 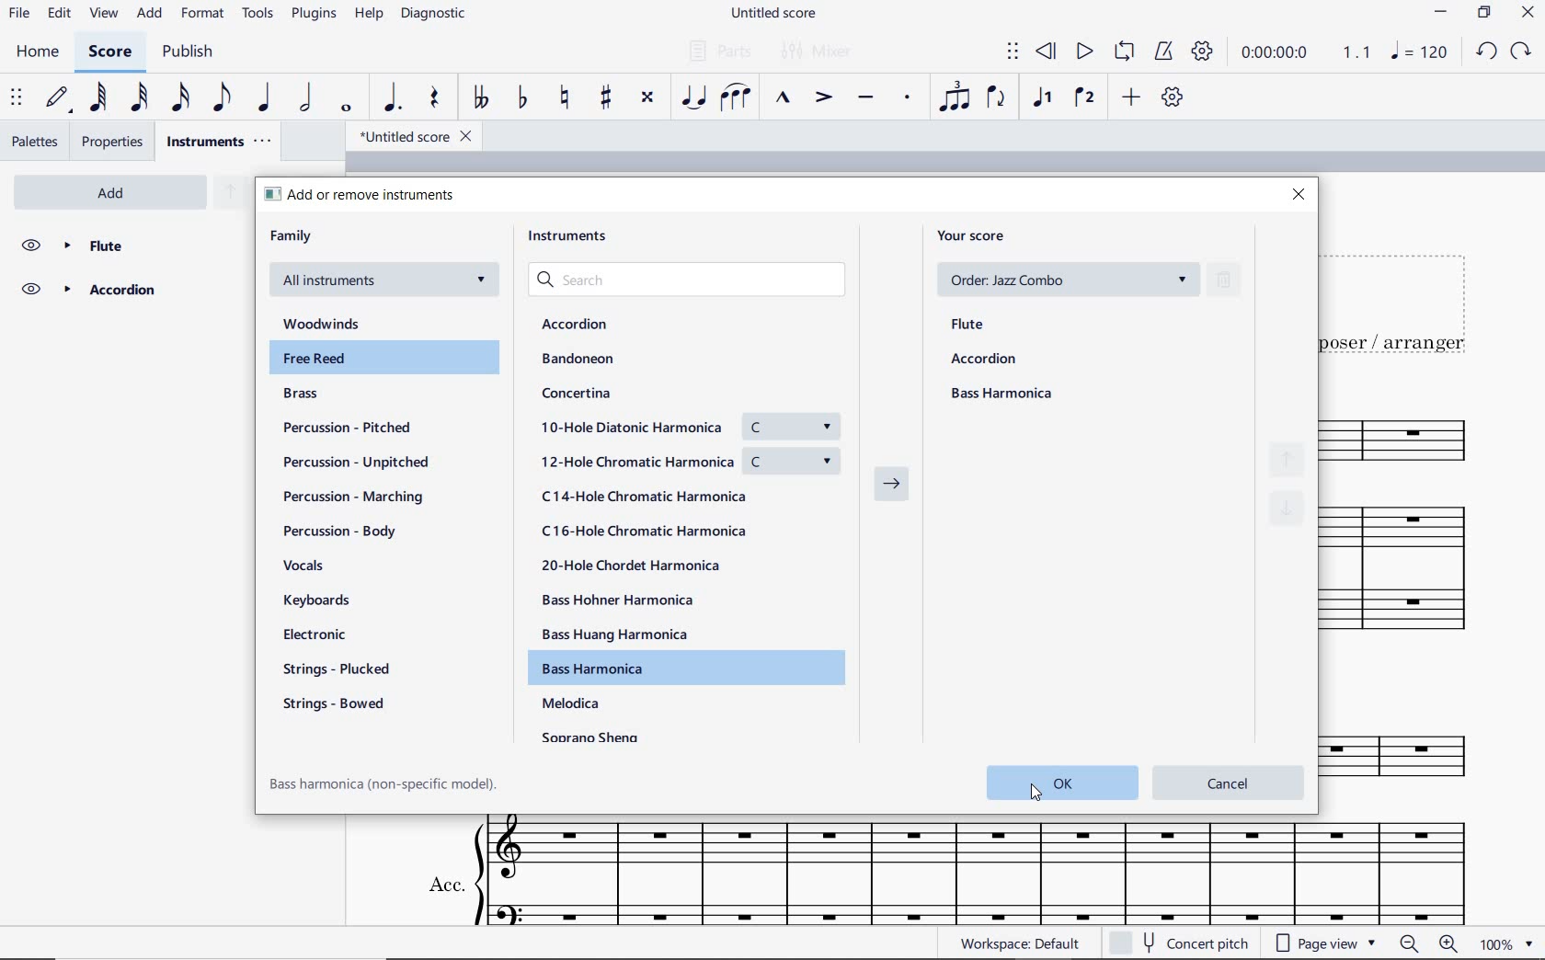 What do you see at coordinates (35, 142) in the screenshot?
I see `palettes` at bounding box center [35, 142].